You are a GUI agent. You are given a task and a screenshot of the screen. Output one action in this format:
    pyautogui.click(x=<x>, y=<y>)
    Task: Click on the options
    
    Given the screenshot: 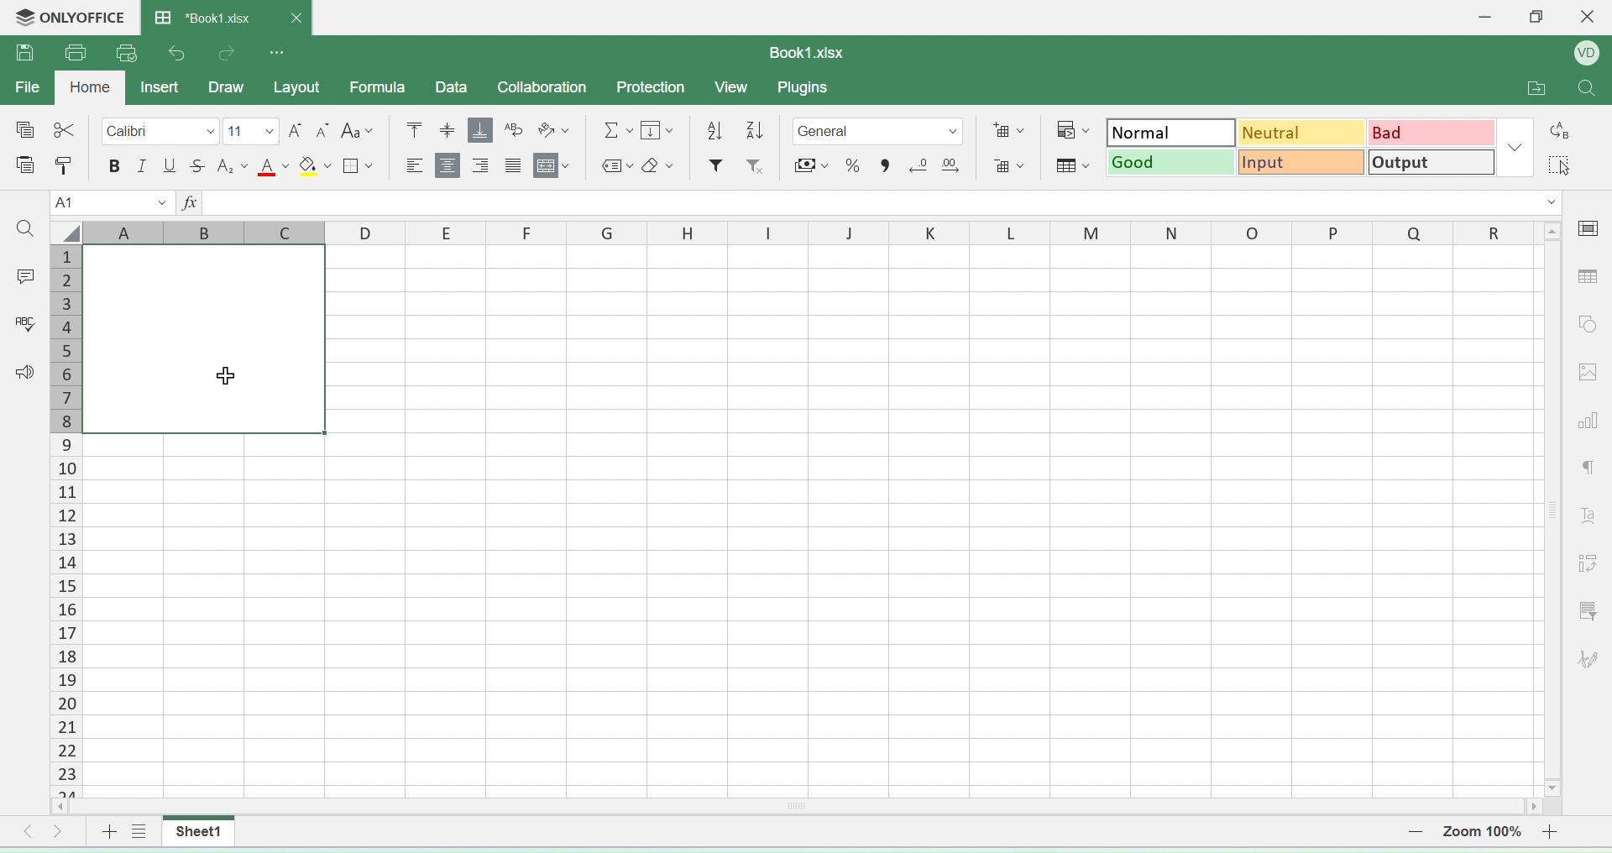 What is the action you would take?
    pyautogui.click(x=275, y=50)
    